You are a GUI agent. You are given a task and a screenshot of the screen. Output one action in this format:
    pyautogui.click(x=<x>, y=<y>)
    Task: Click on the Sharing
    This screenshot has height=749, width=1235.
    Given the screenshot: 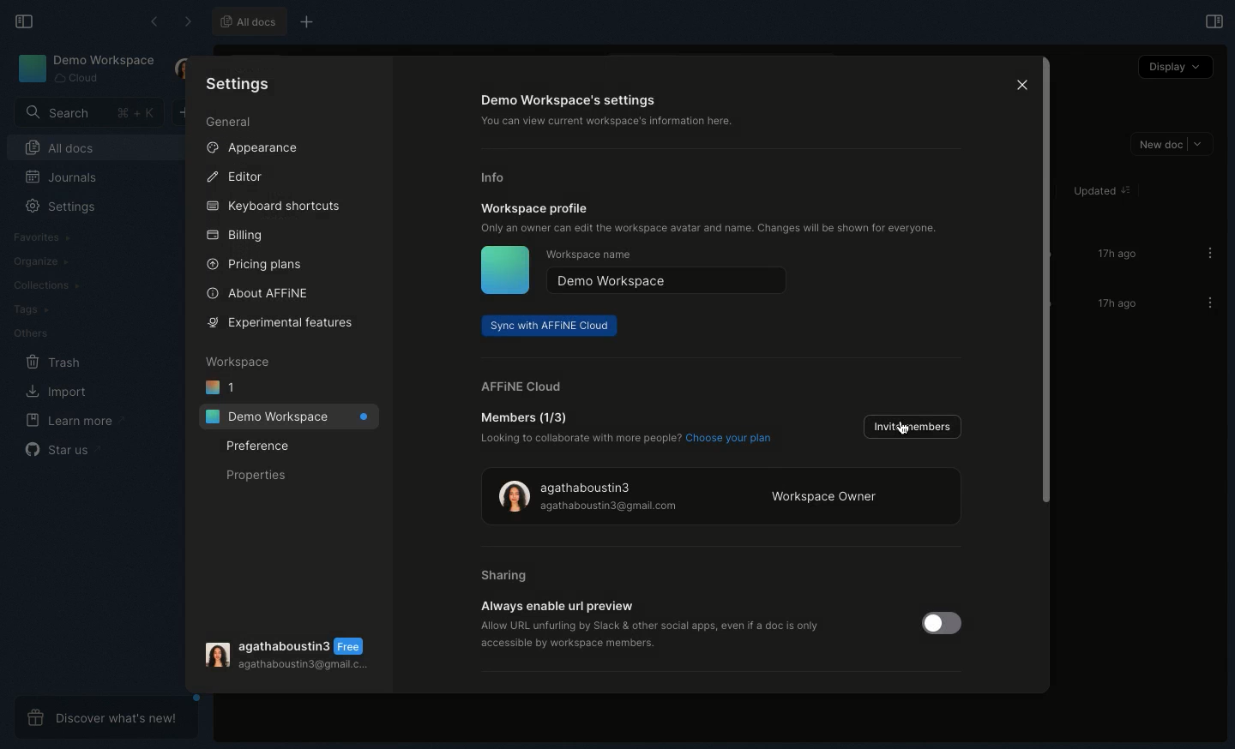 What is the action you would take?
    pyautogui.click(x=505, y=576)
    